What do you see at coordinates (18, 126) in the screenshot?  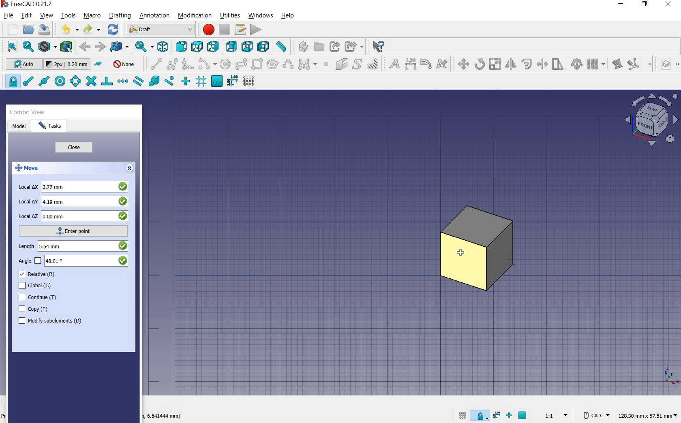 I see `model` at bounding box center [18, 126].